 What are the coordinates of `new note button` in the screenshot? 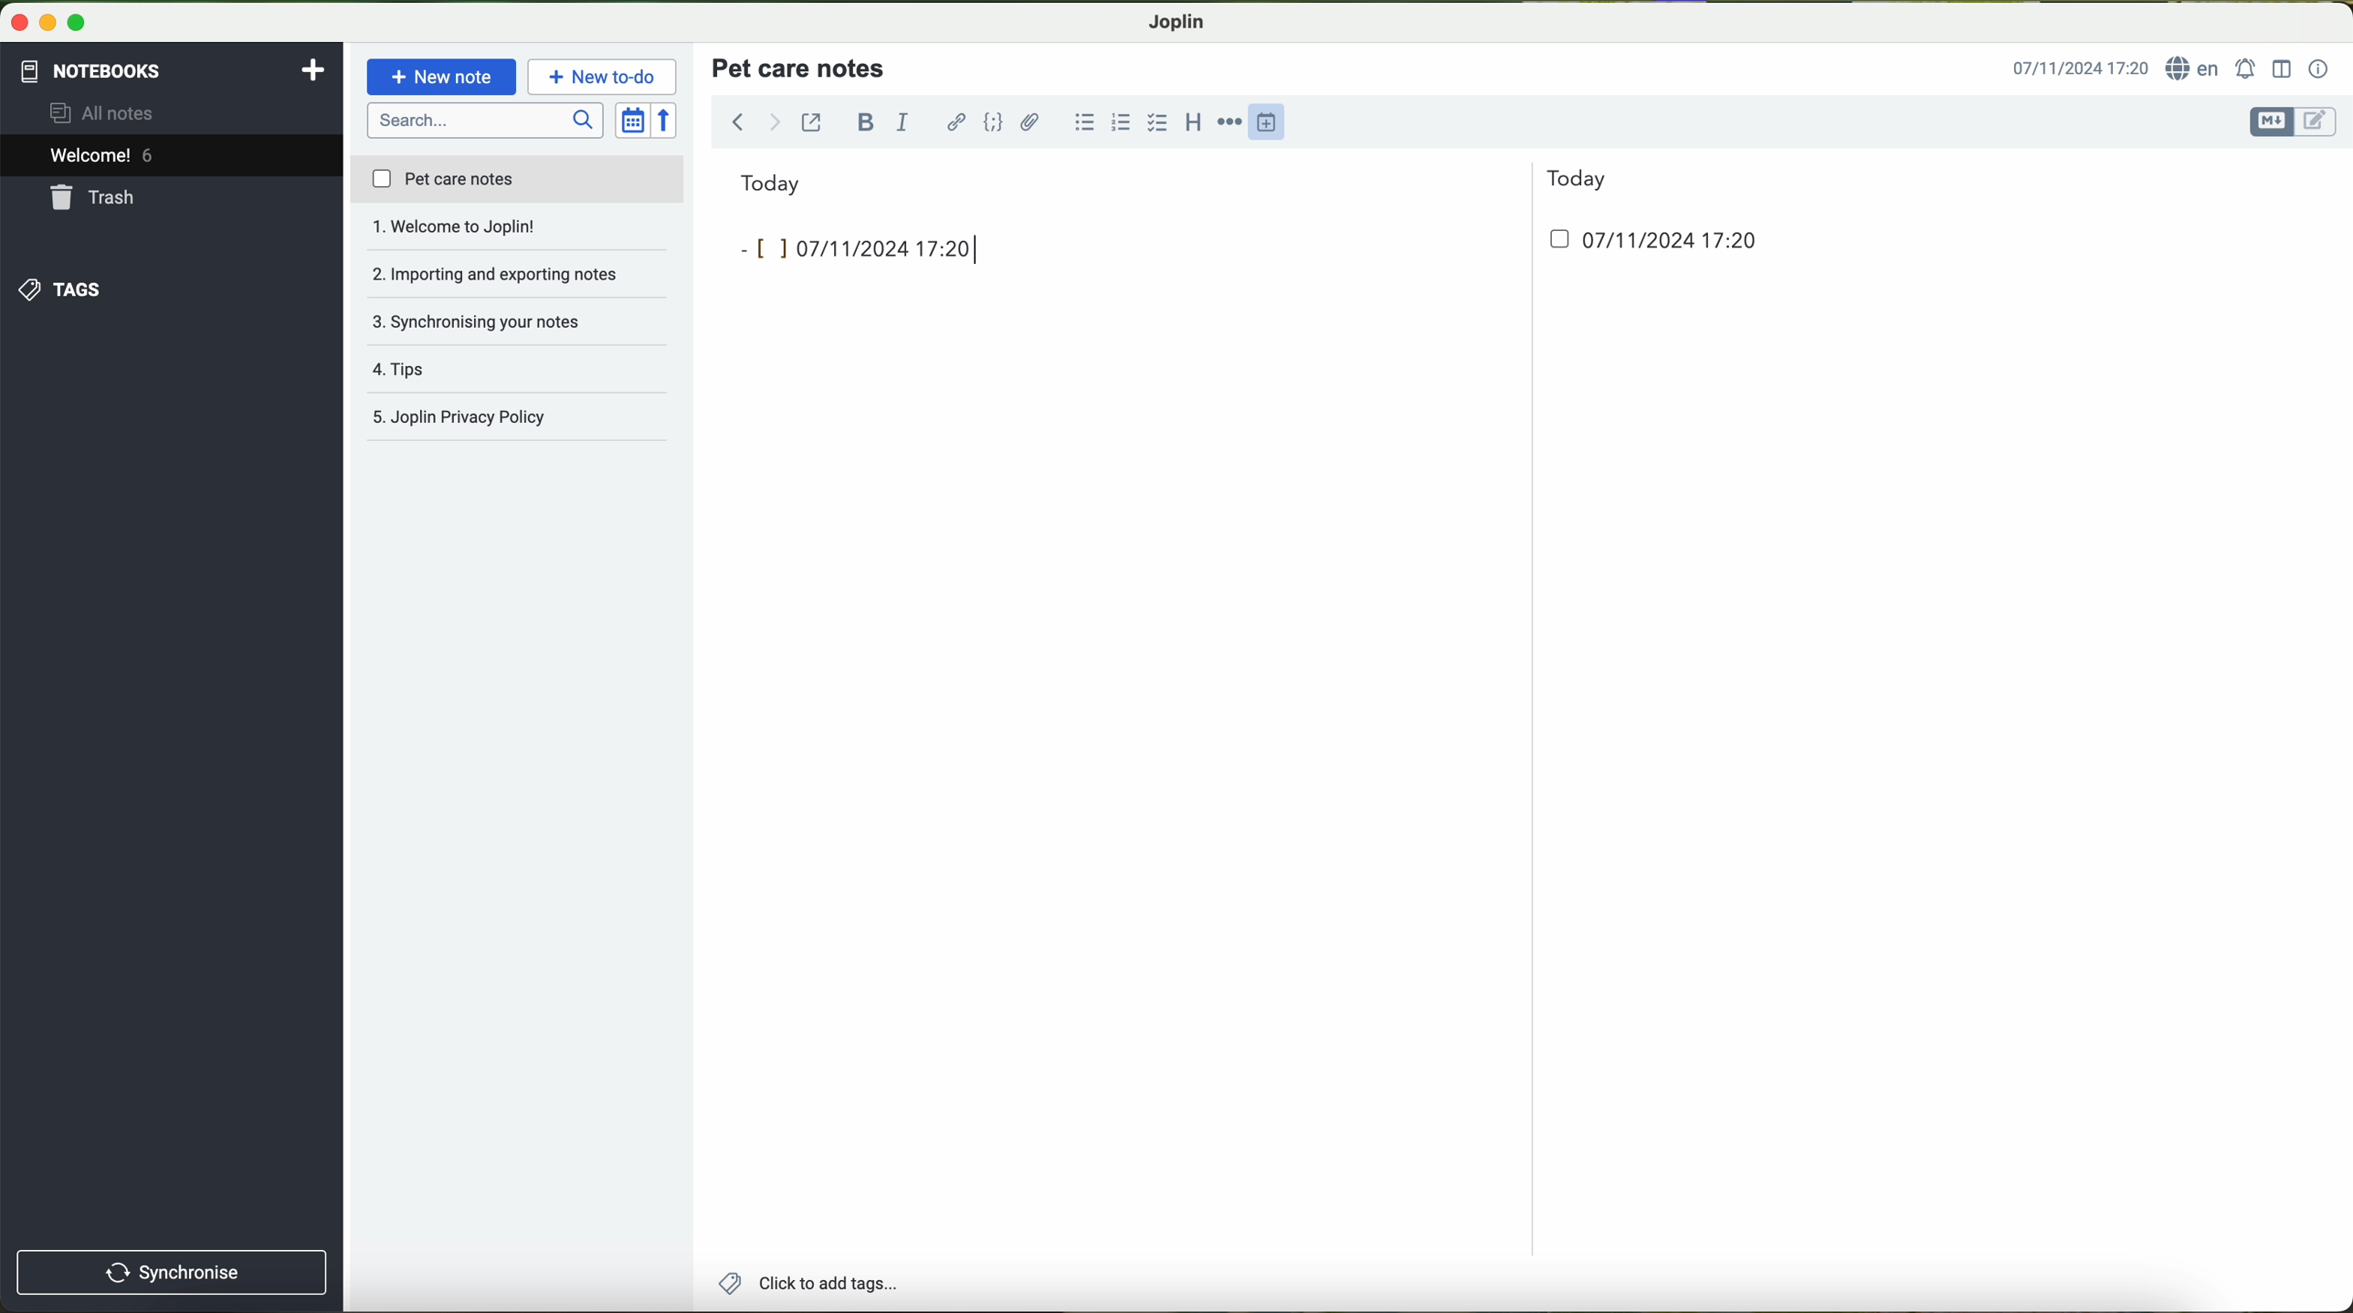 It's located at (442, 77).